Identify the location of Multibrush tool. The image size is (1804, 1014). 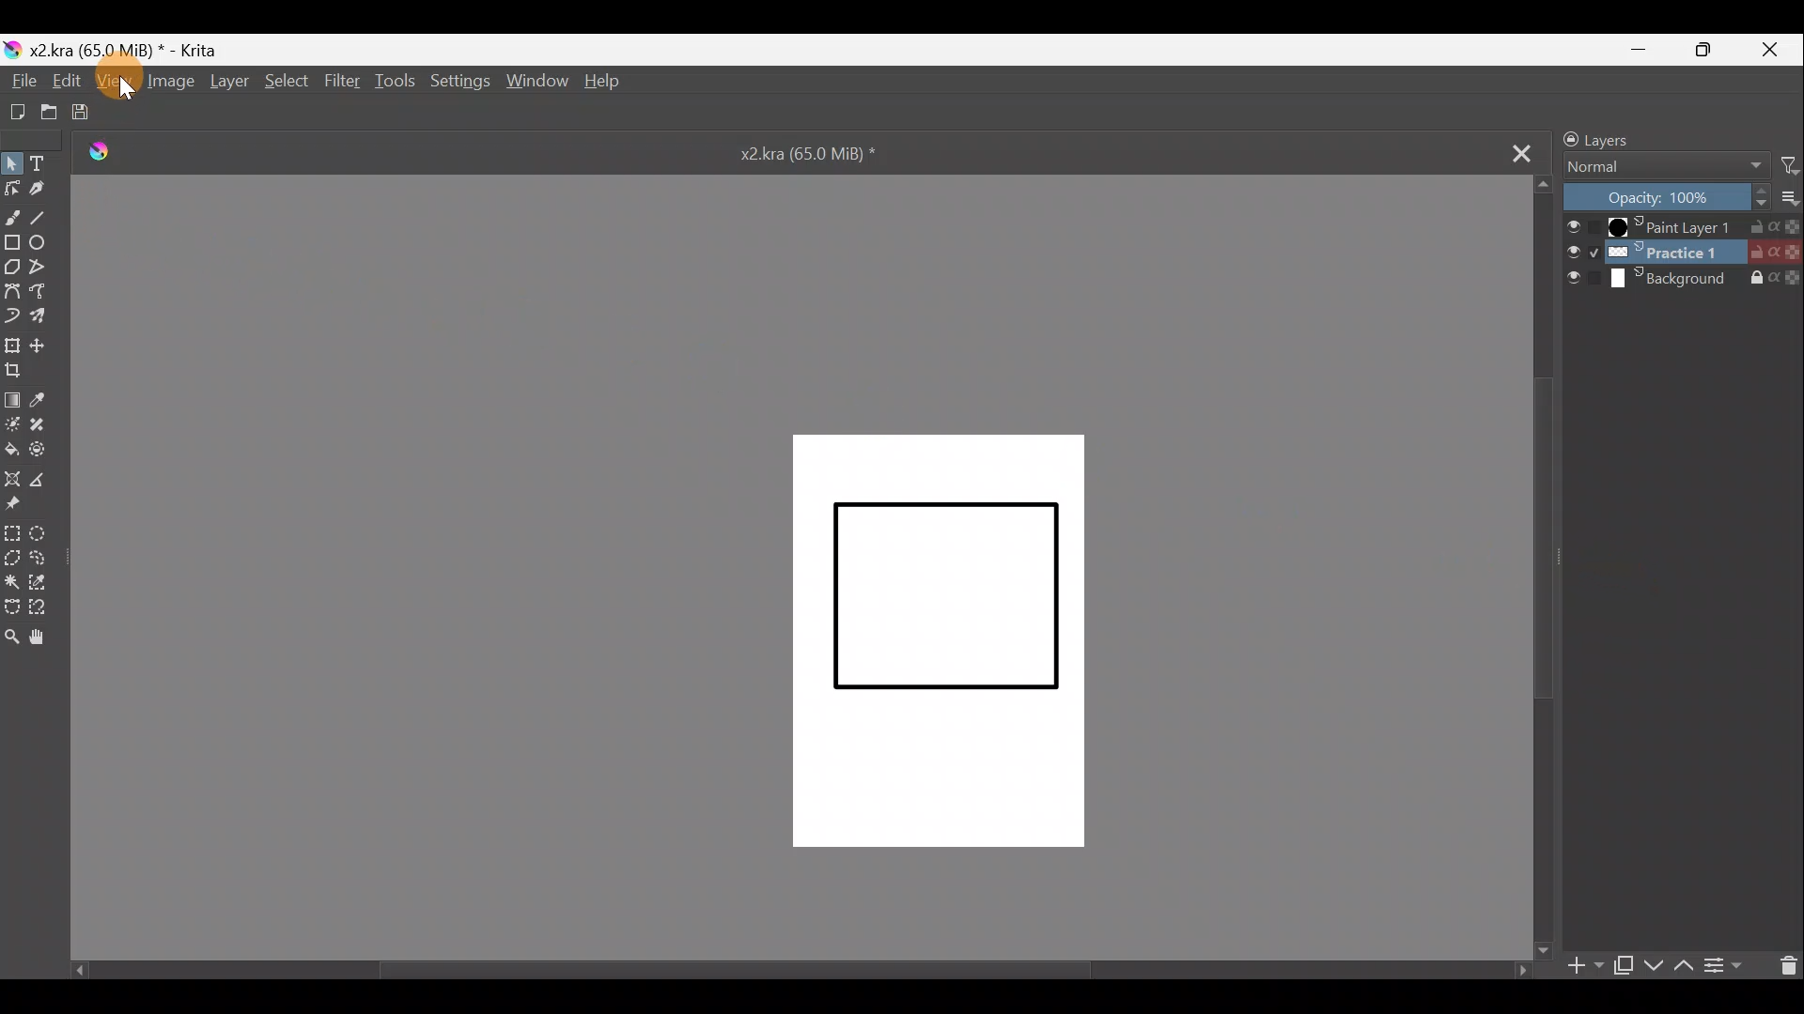
(47, 315).